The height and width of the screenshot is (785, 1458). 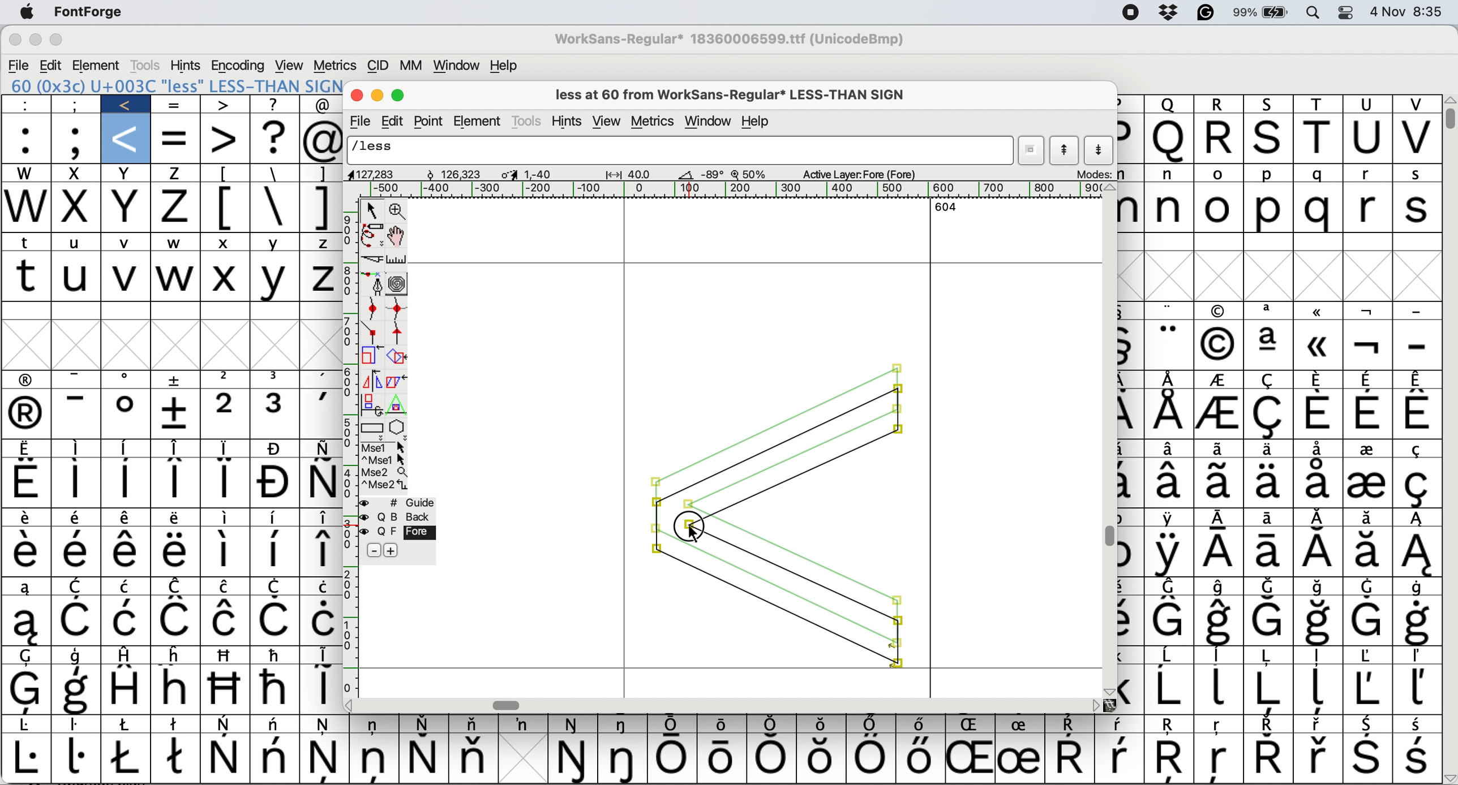 I want to click on Symbol, so click(x=1416, y=689).